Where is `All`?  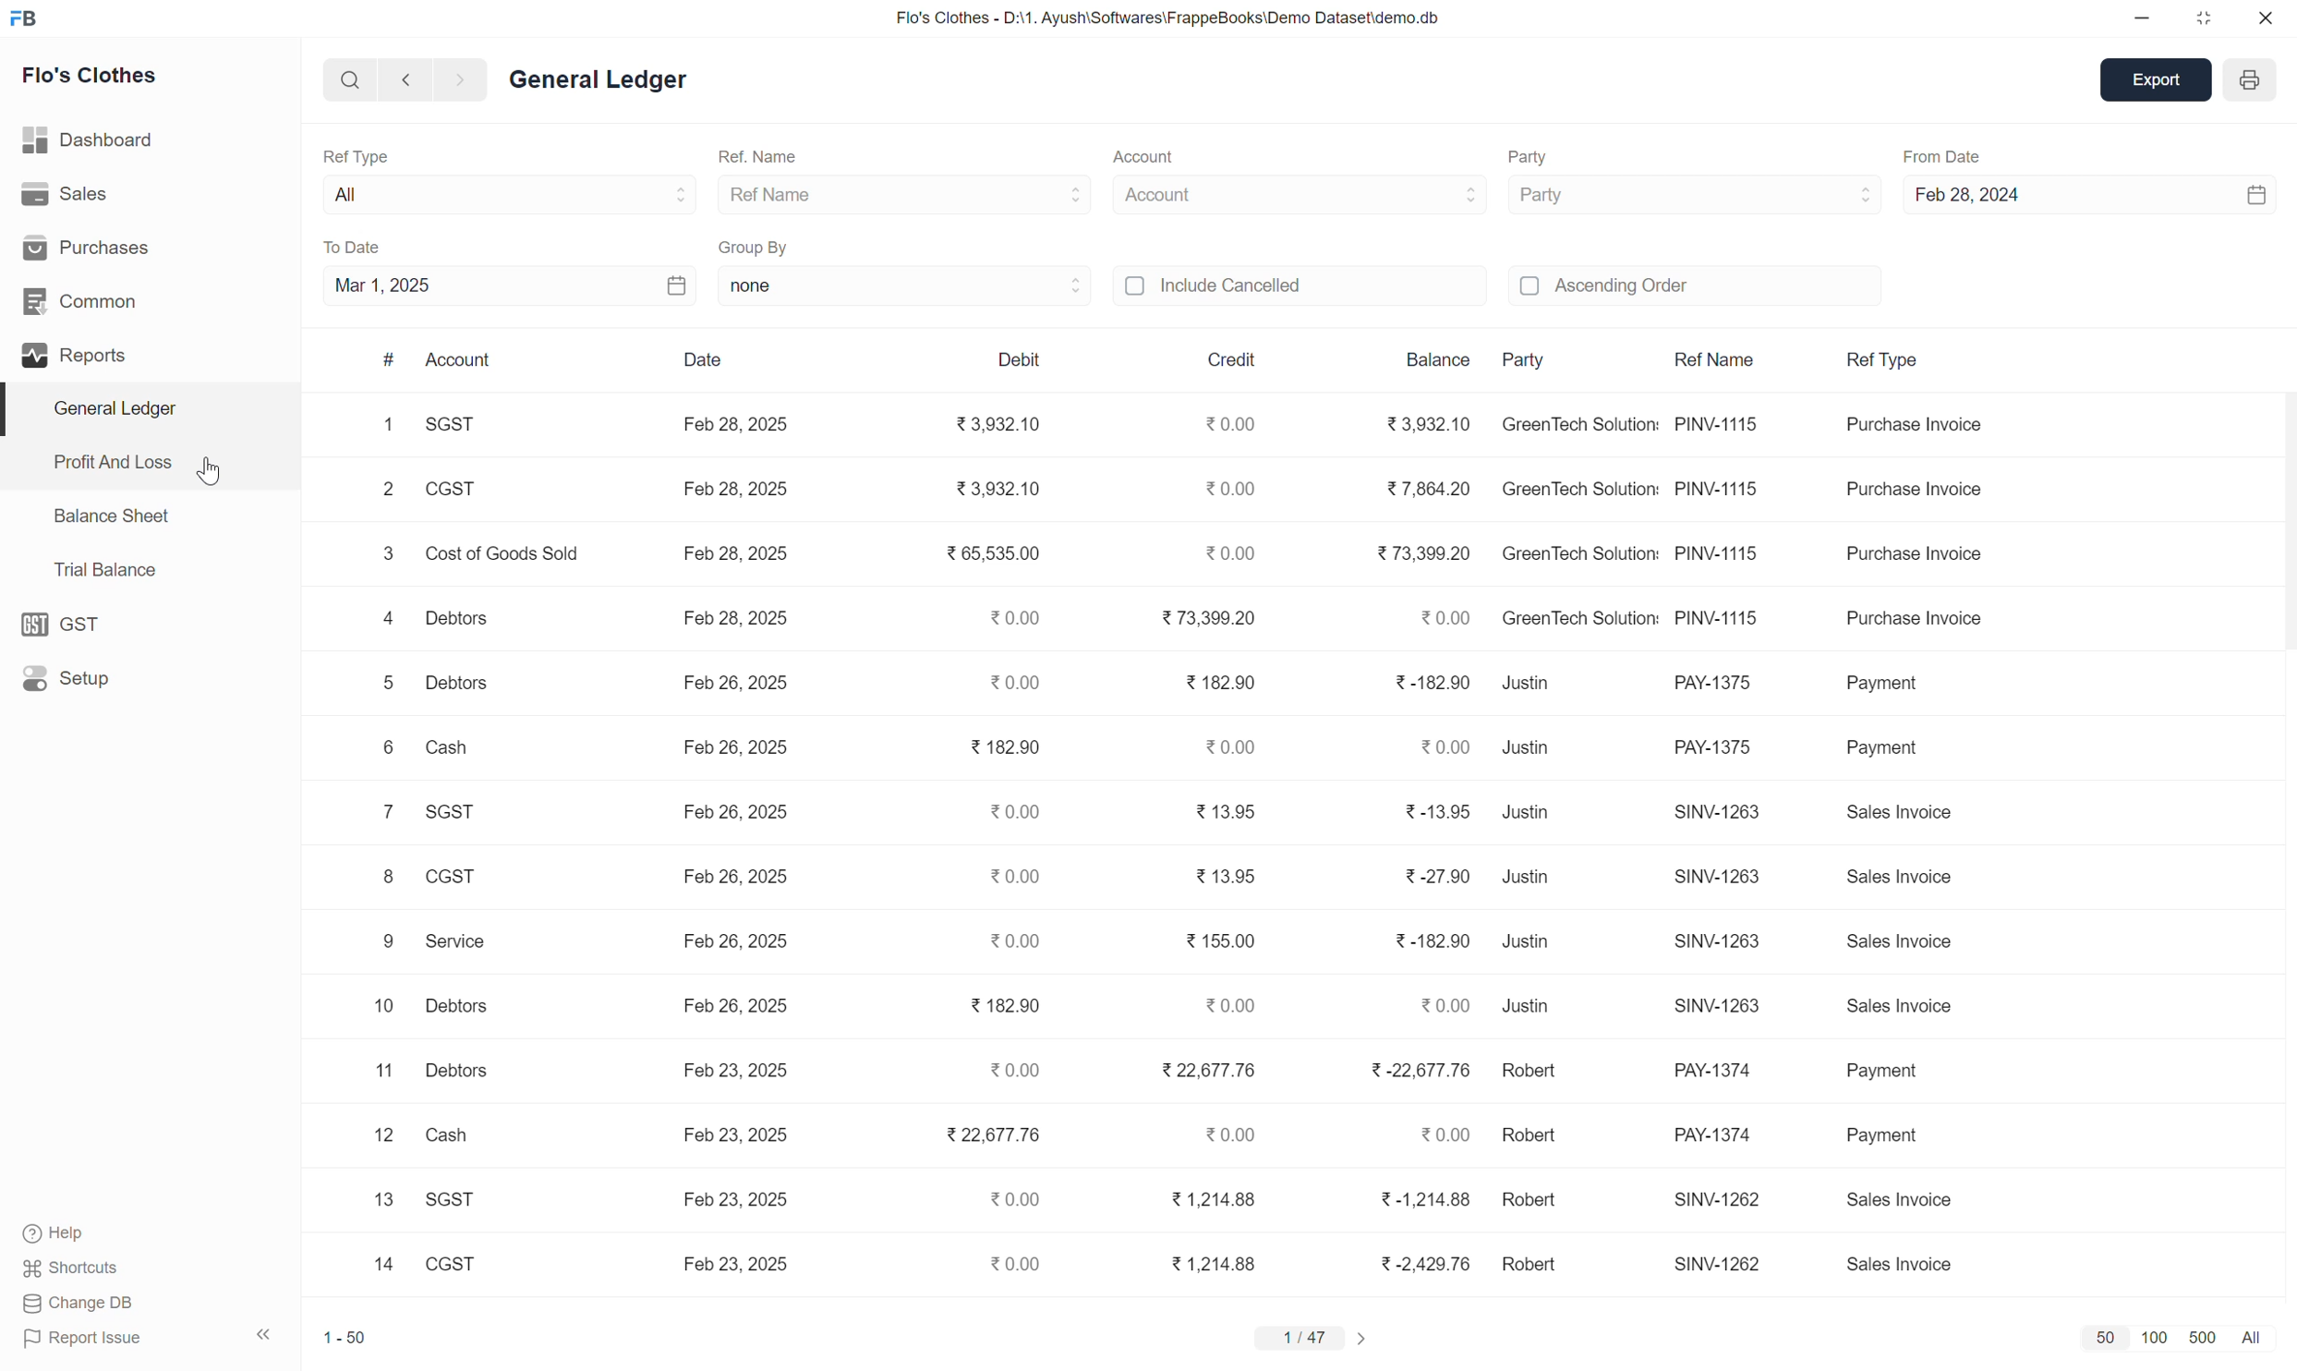 All is located at coordinates (2254, 1332).